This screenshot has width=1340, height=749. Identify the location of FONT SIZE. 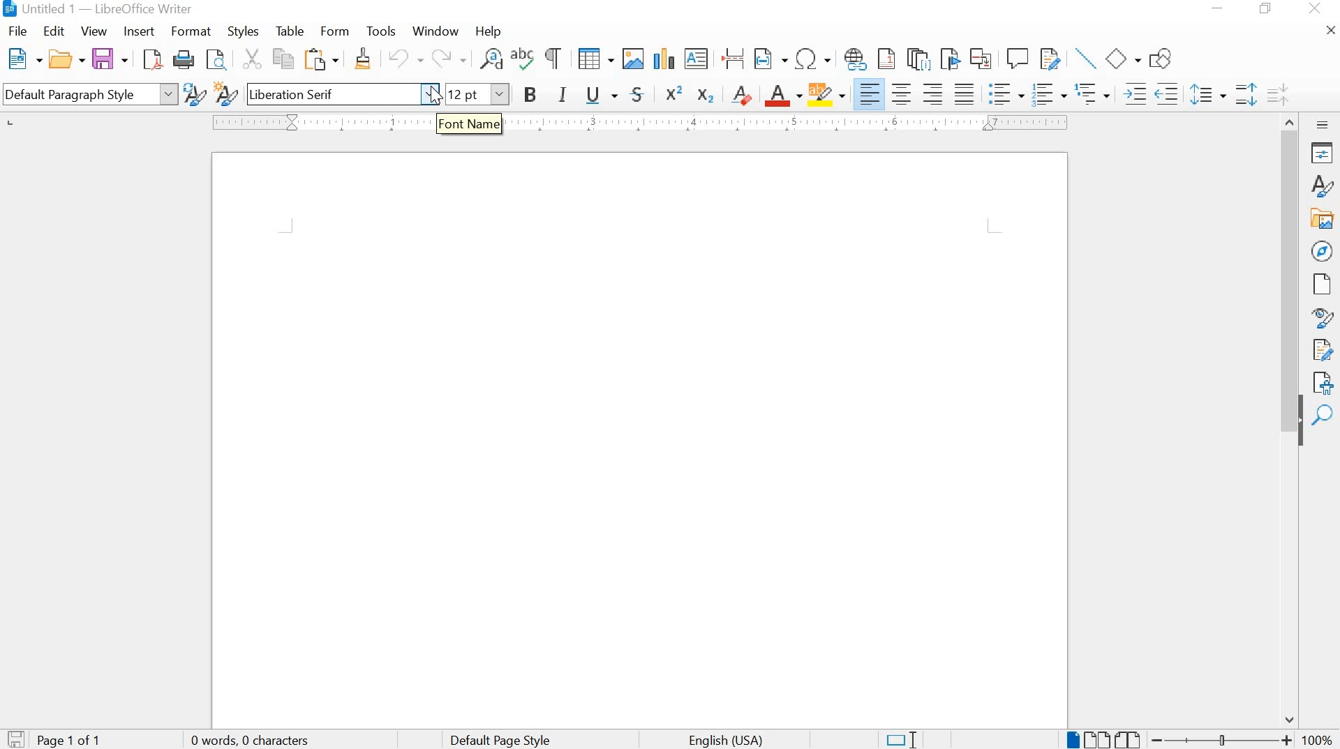
(478, 94).